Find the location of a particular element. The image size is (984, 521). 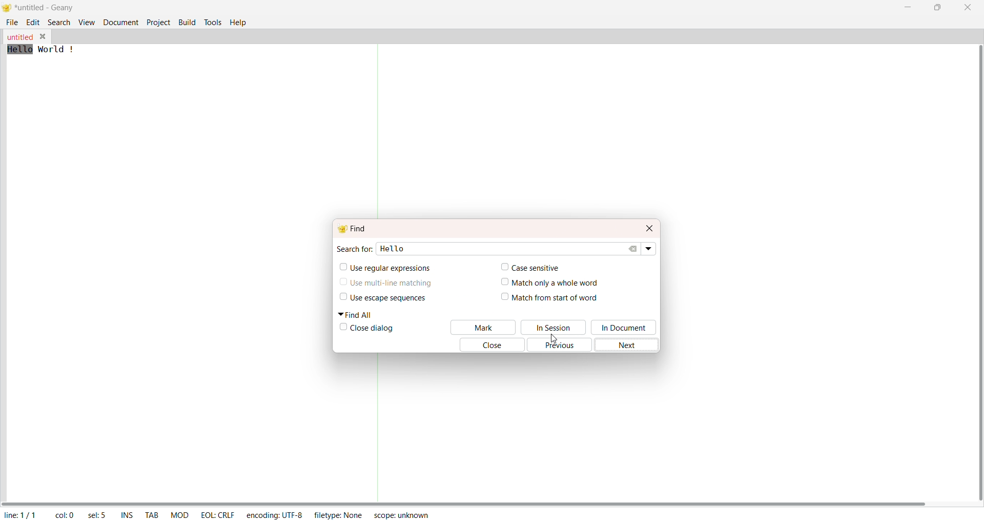

Close Dialog is located at coordinates (374, 330).